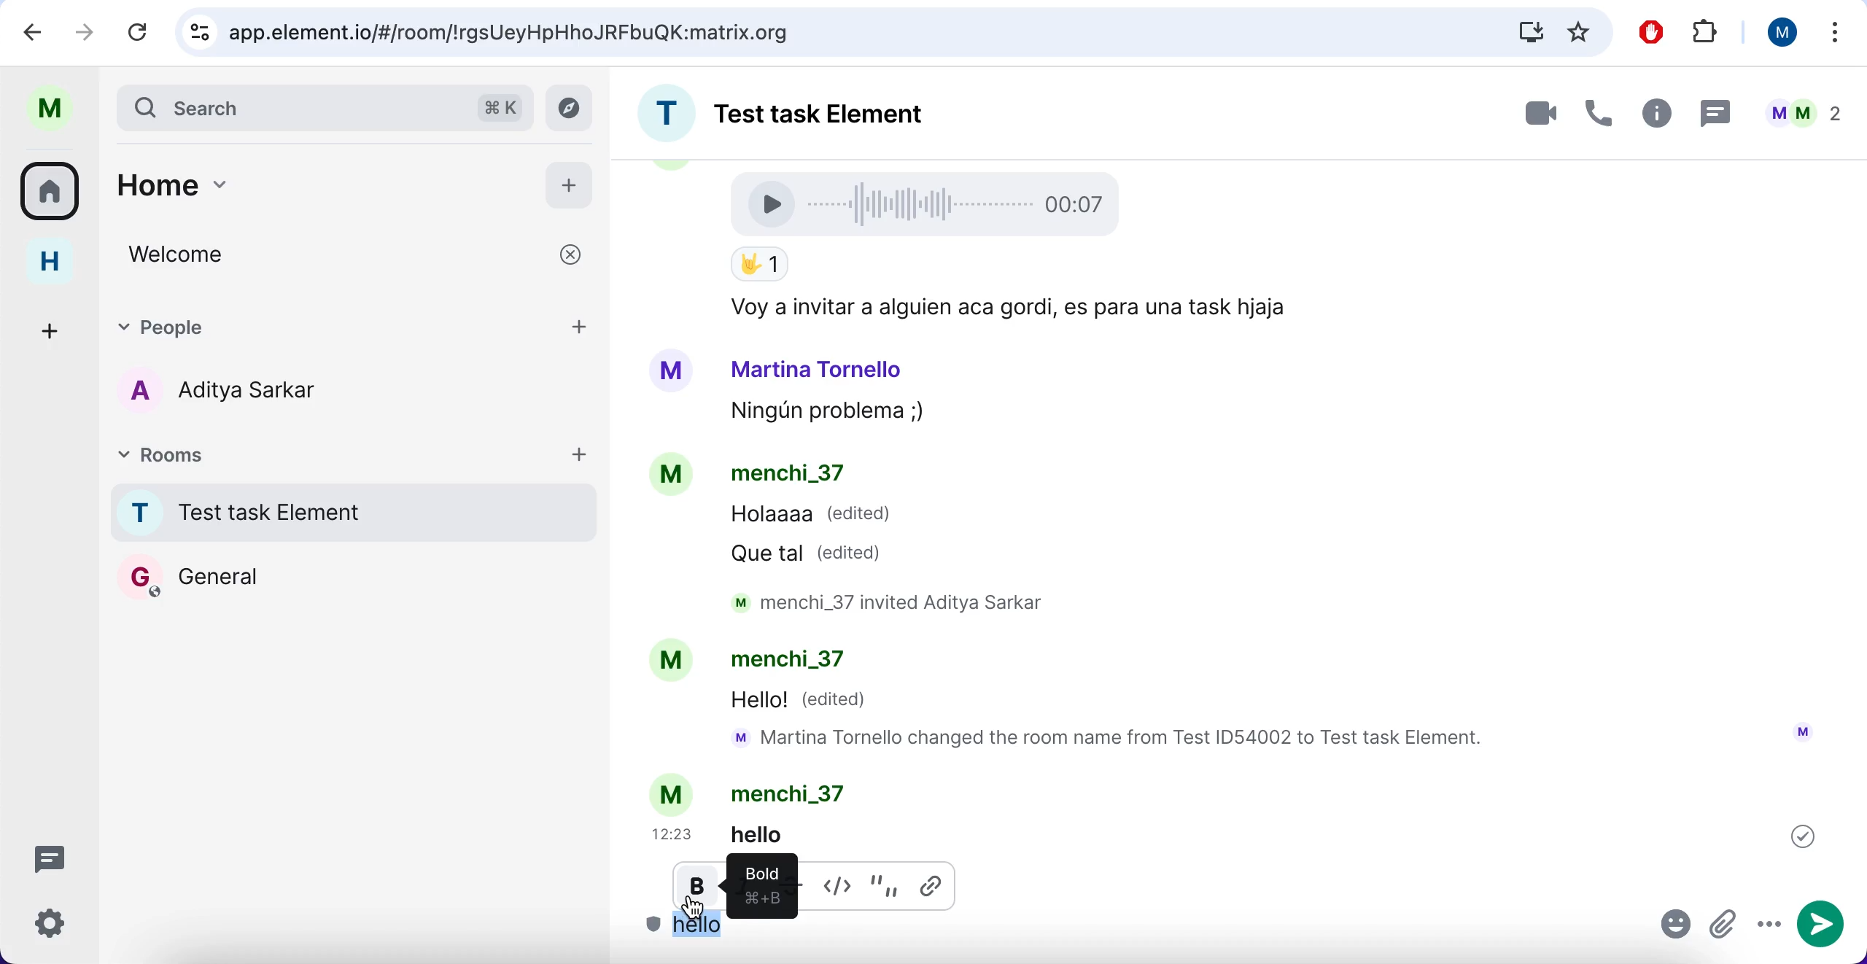  Describe the element at coordinates (1803, 836) in the screenshot. I see `` at that location.